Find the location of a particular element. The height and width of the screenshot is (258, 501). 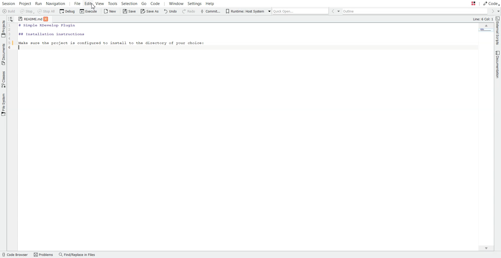

Code is located at coordinates (158, 4).